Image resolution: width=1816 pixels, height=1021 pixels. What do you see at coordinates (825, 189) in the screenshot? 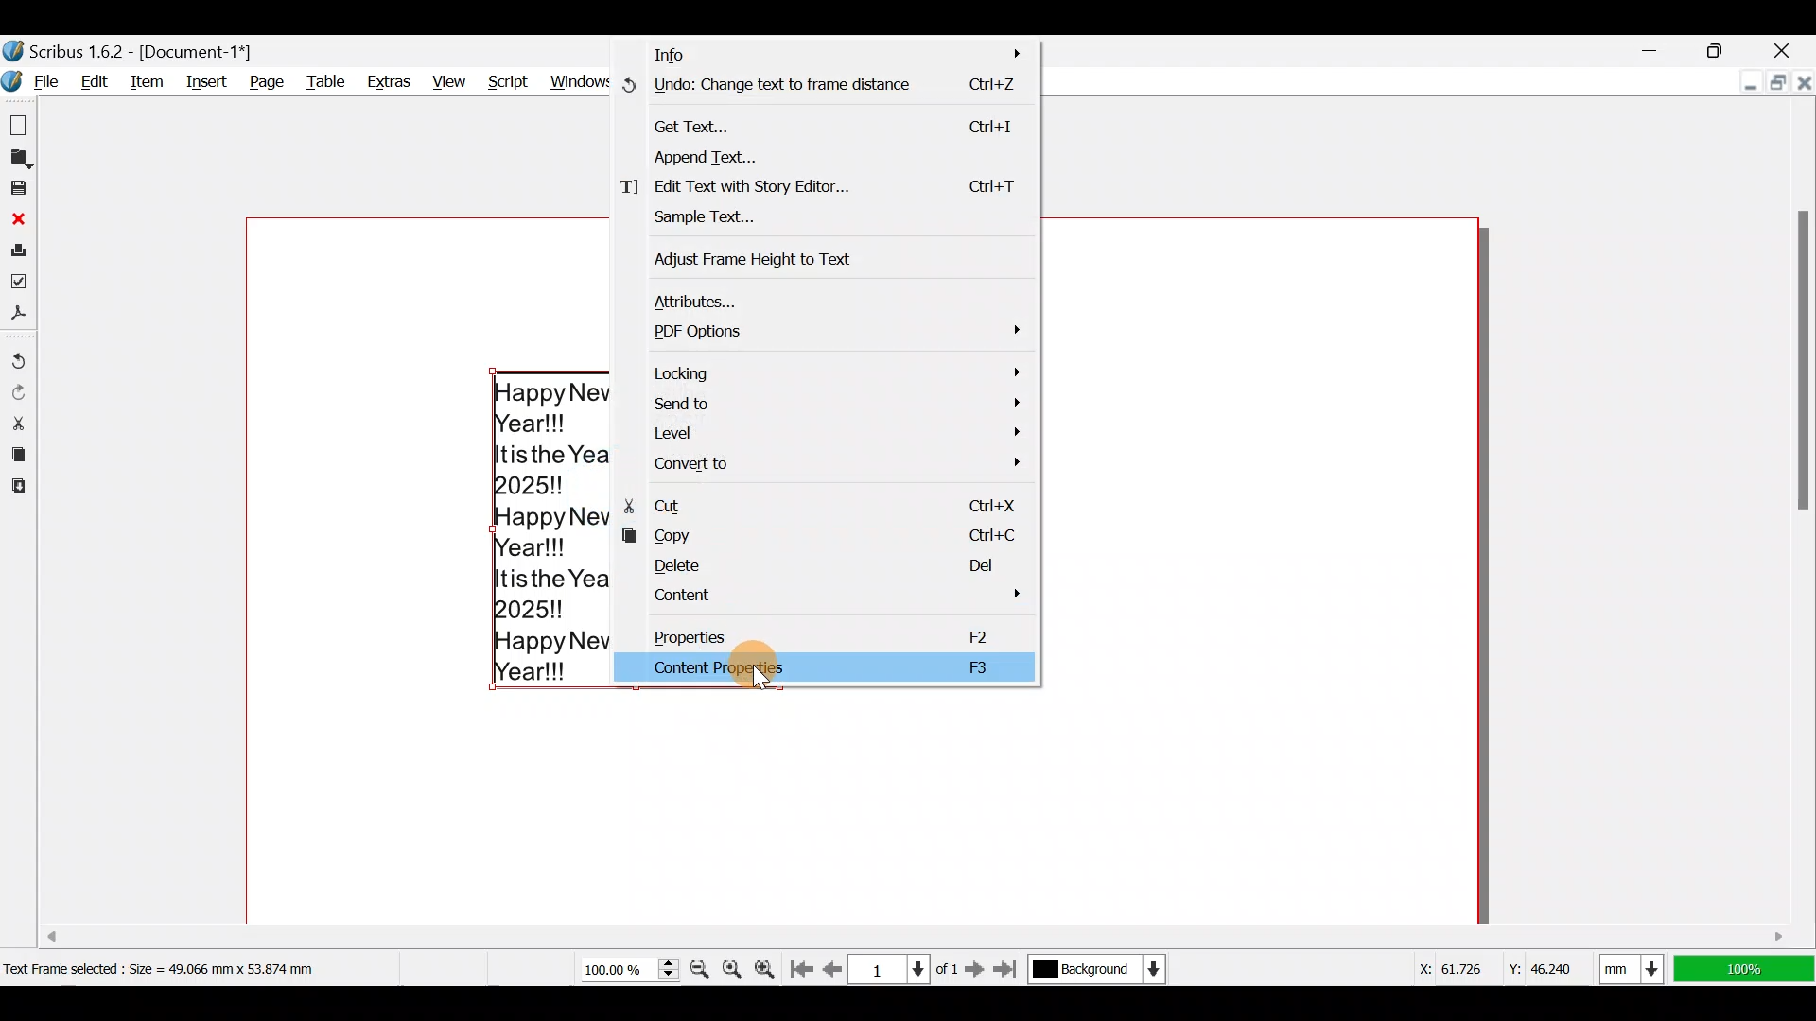
I see `Edit text with story editor` at bounding box center [825, 189].